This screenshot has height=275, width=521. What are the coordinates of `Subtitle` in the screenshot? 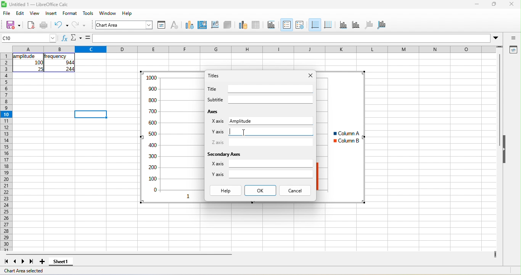 It's located at (215, 99).